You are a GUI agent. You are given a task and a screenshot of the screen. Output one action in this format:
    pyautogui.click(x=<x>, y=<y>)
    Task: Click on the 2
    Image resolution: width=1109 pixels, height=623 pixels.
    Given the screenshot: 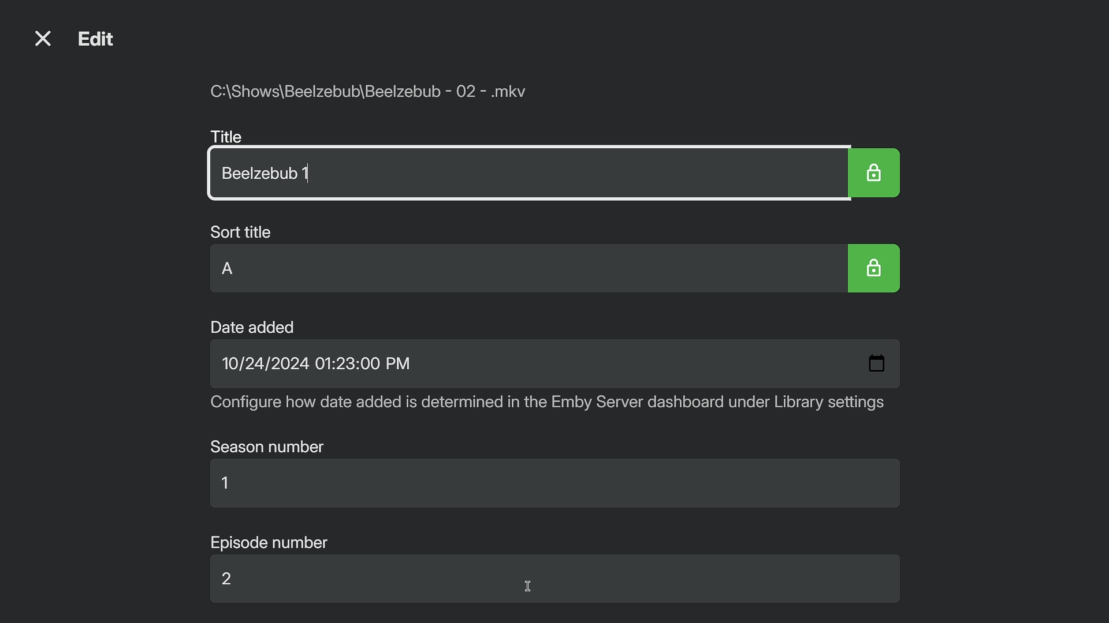 What is the action you would take?
    pyautogui.click(x=236, y=582)
    